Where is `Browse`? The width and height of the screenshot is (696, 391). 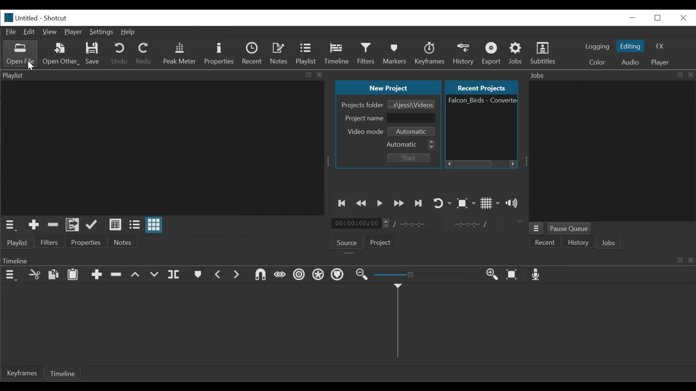 Browse is located at coordinates (414, 105).